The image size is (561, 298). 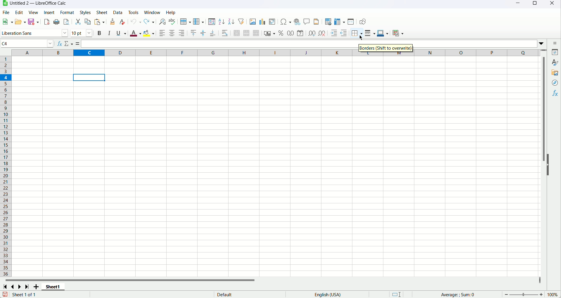 I want to click on Sheet name, so click(x=53, y=287).